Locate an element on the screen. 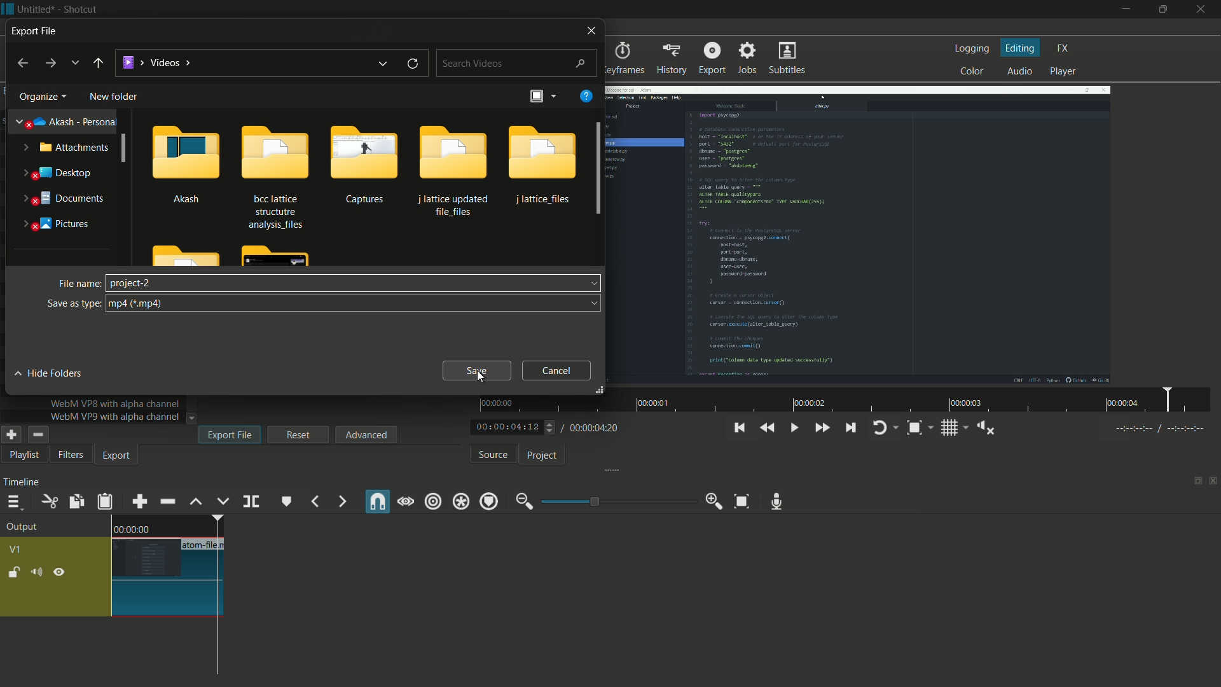 The height and width of the screenshot is (687, 1221). timeline menu is located at coordinates (14, 503).